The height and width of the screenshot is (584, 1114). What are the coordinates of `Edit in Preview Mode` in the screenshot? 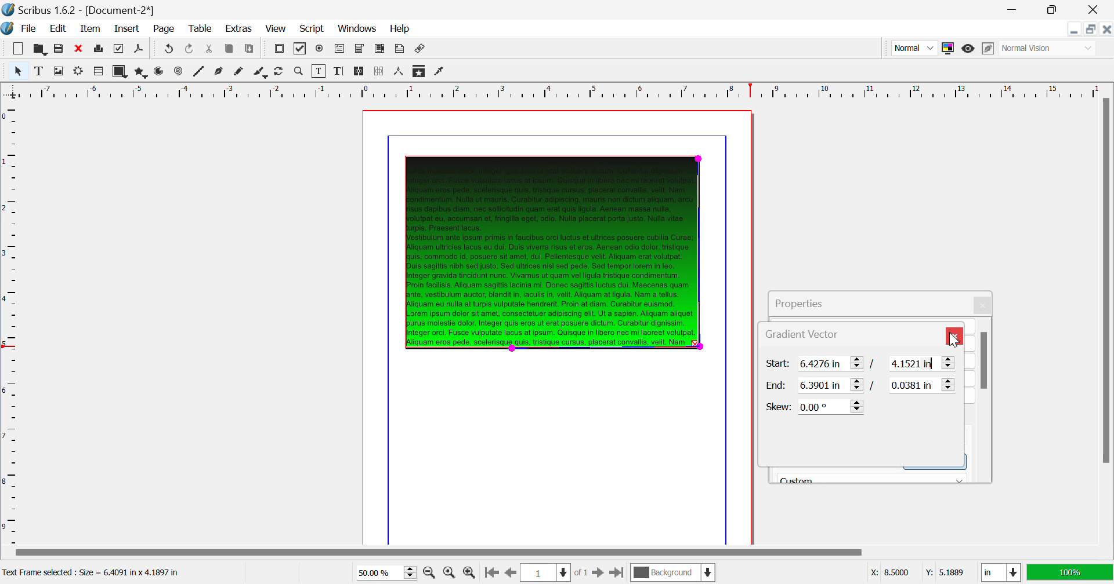 It's located at (989, 49).